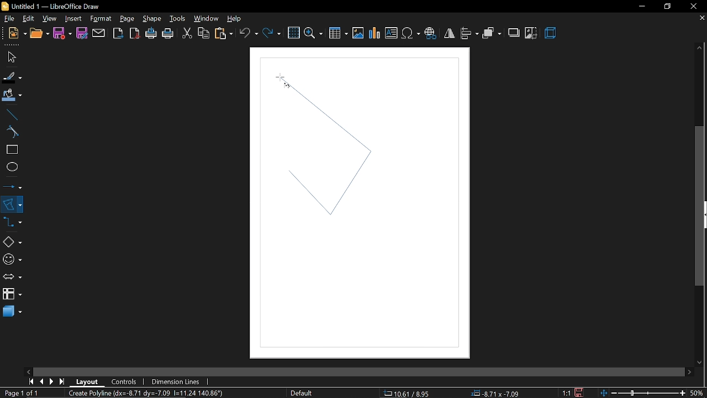  What do you see at coordinates (31, 381) in the screenshot?
I see `go first page` at bounding box center [31, 381].